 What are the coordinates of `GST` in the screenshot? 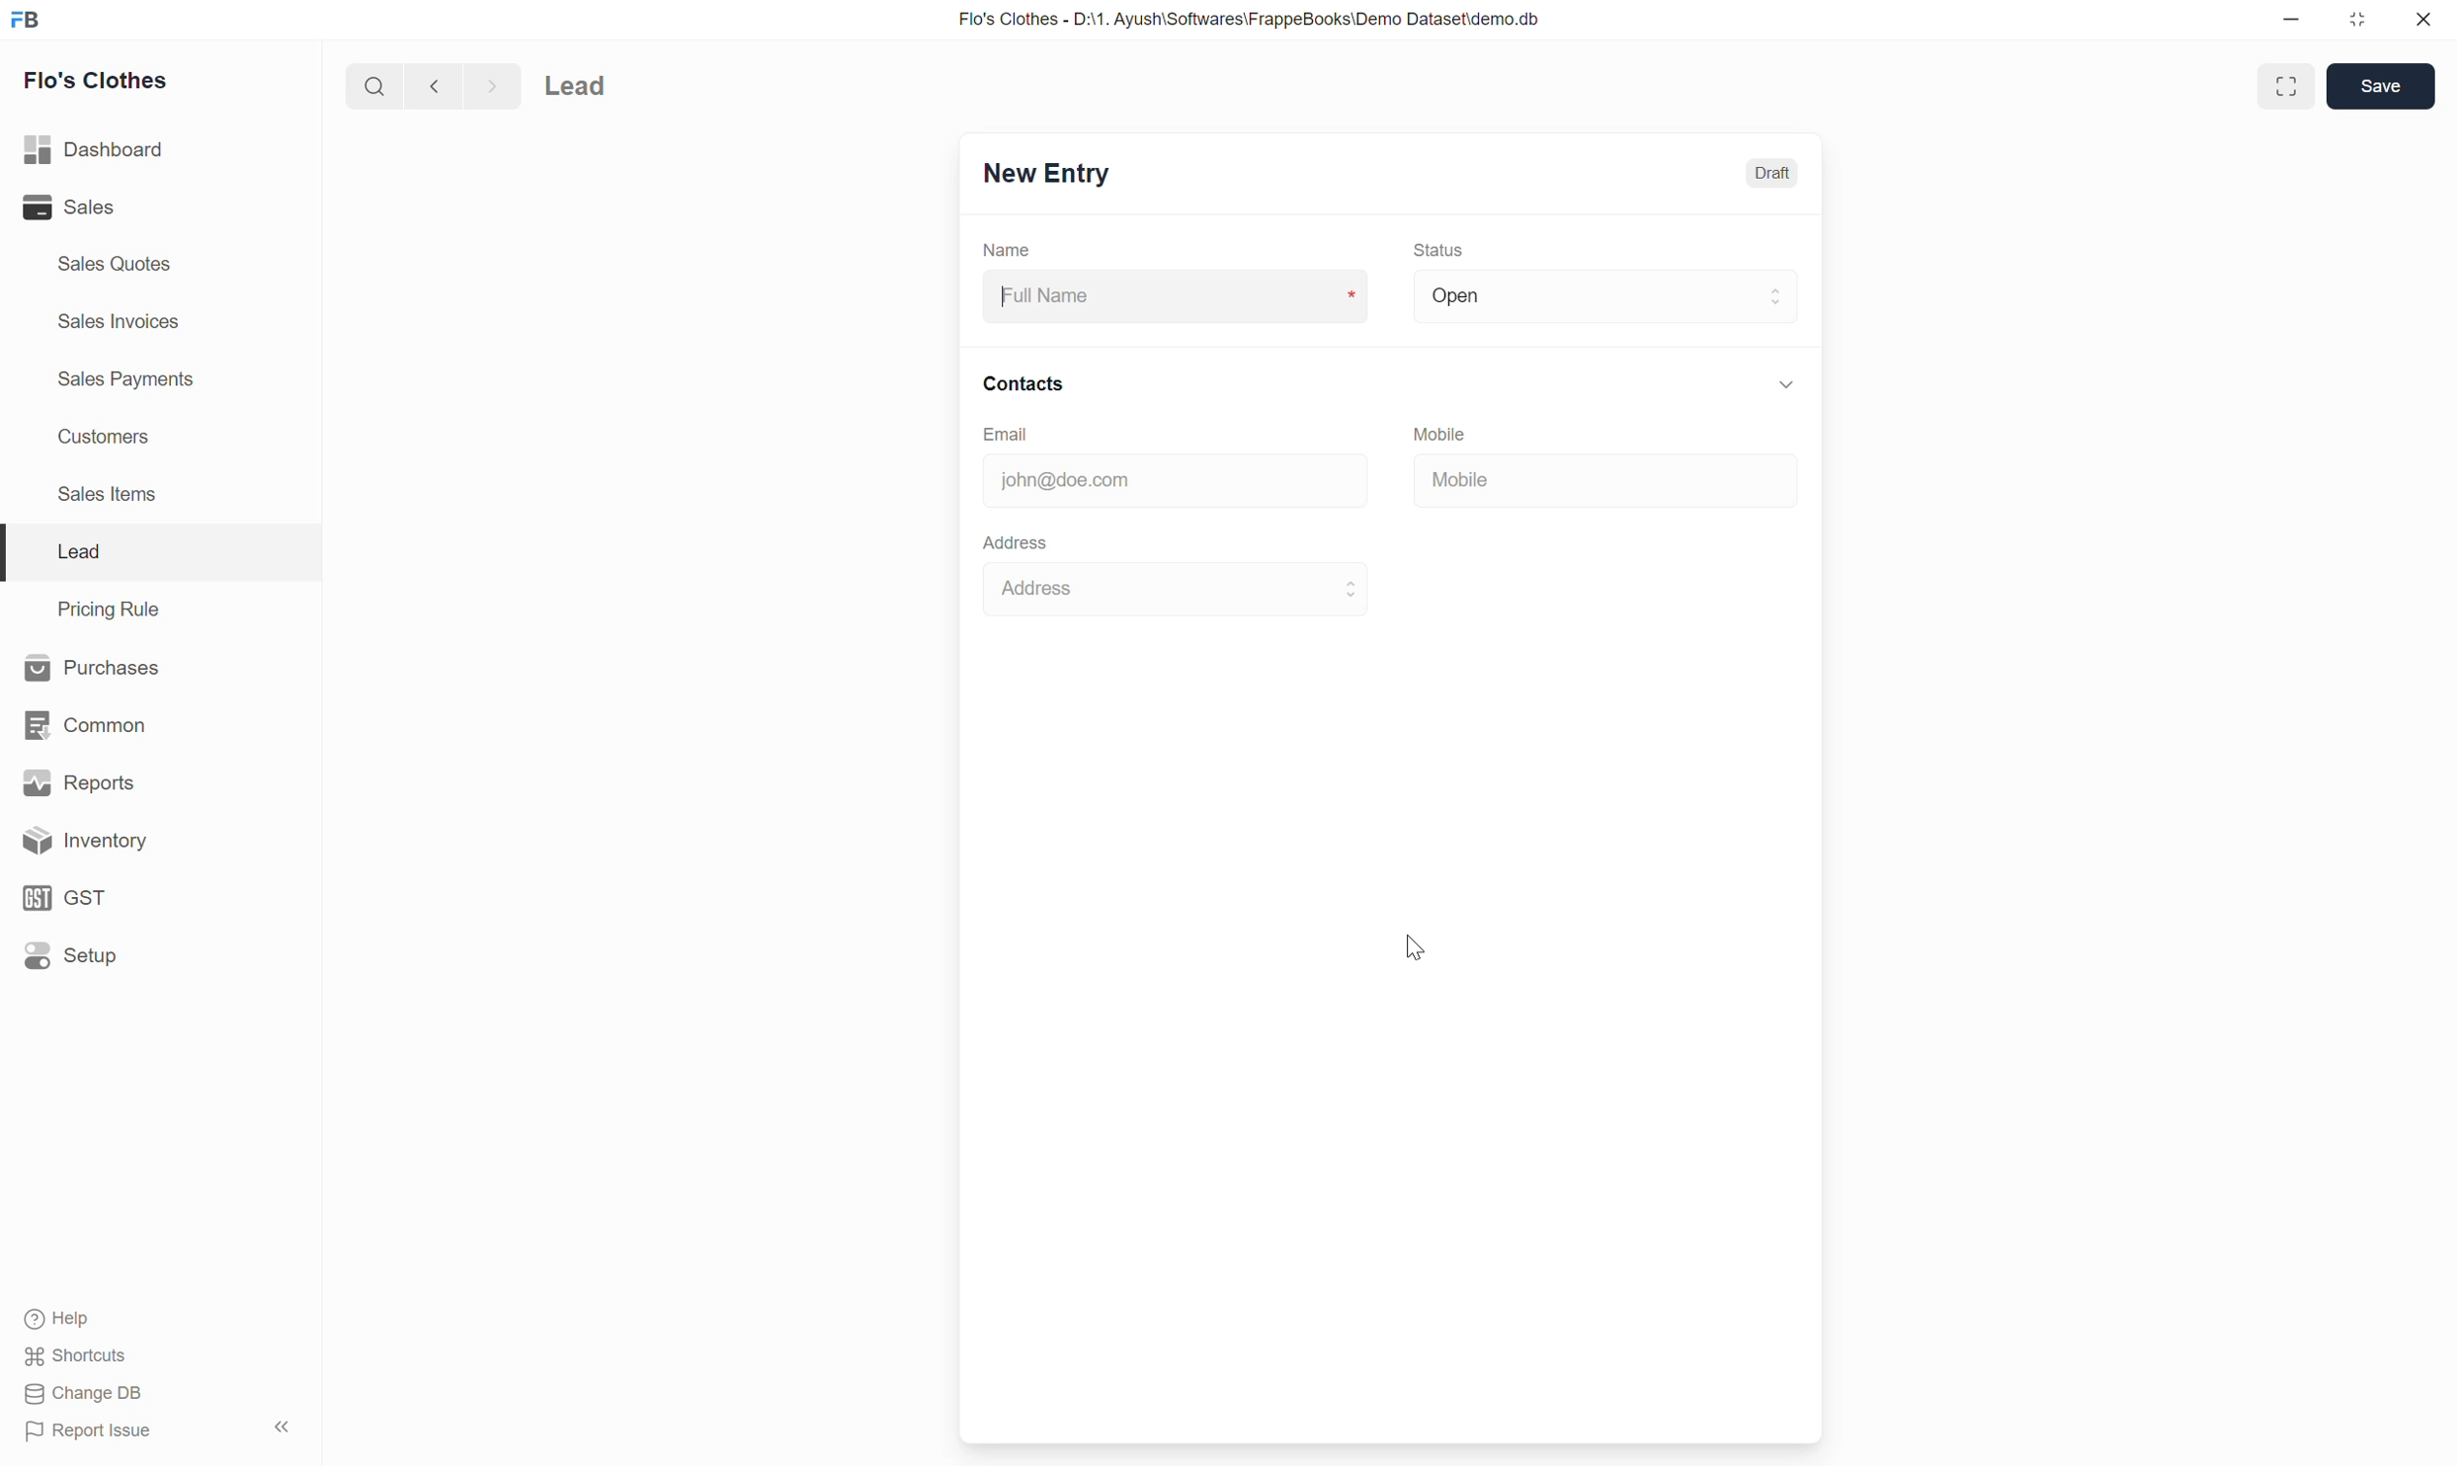 It's located at (68, 899).